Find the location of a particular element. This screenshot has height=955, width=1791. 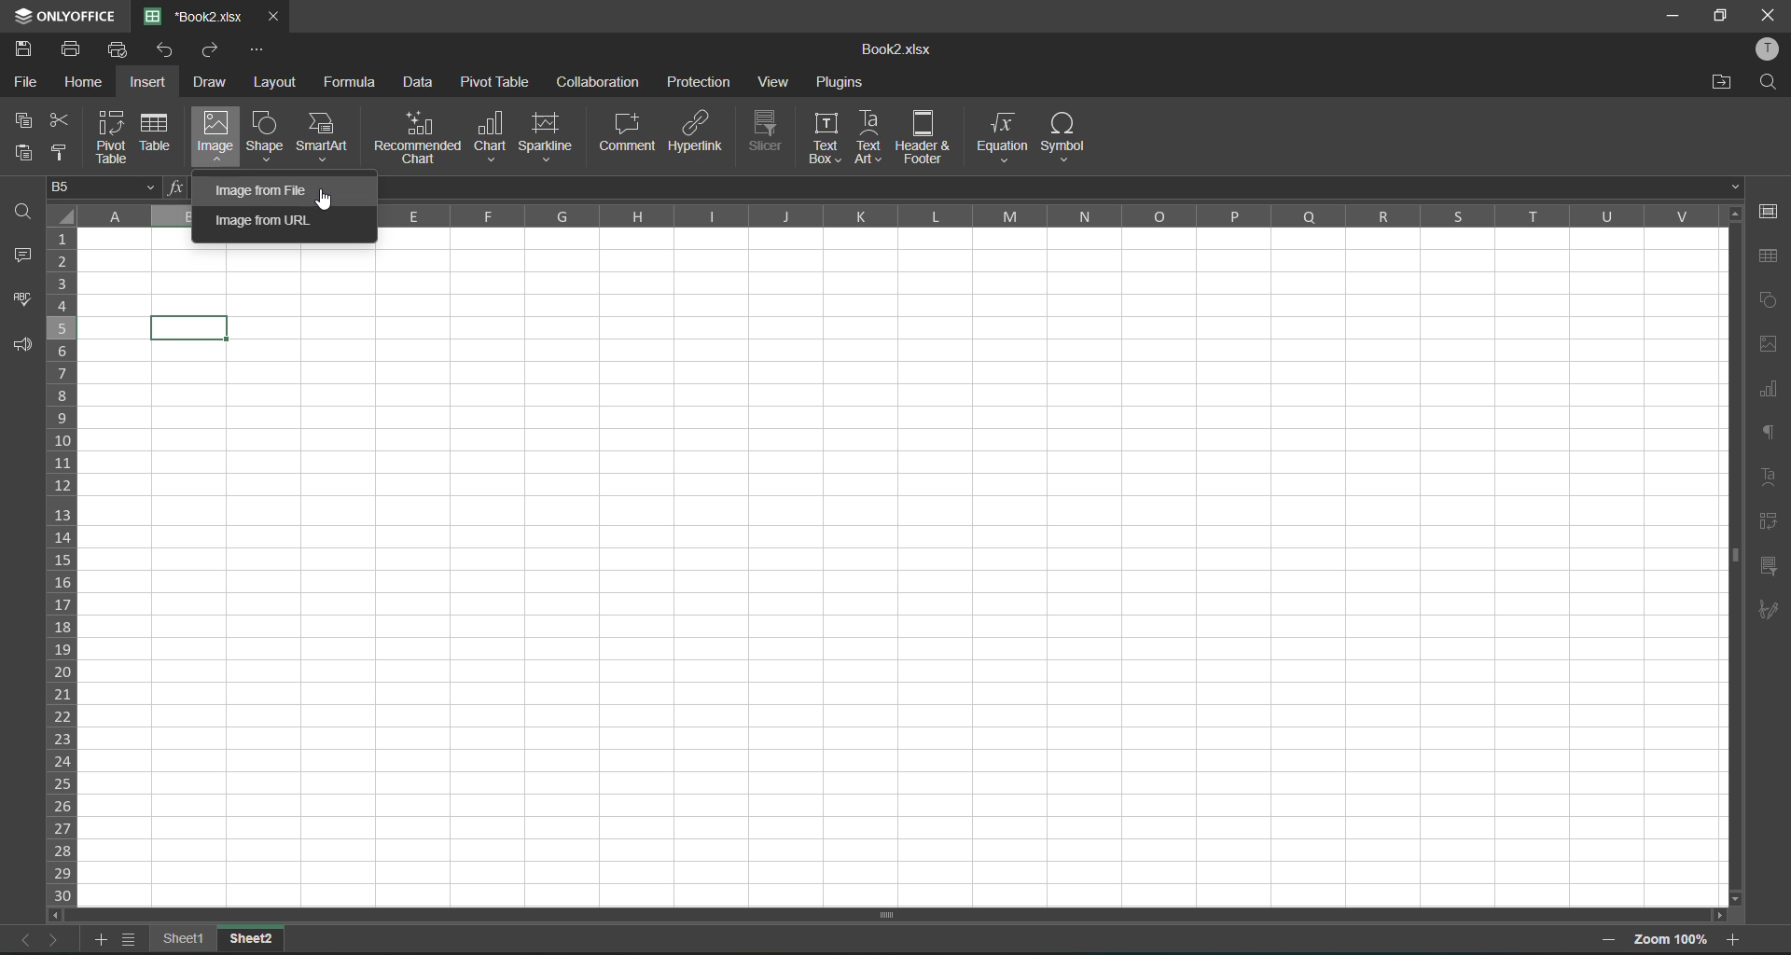

feedback is located at coordinates (24, 347).